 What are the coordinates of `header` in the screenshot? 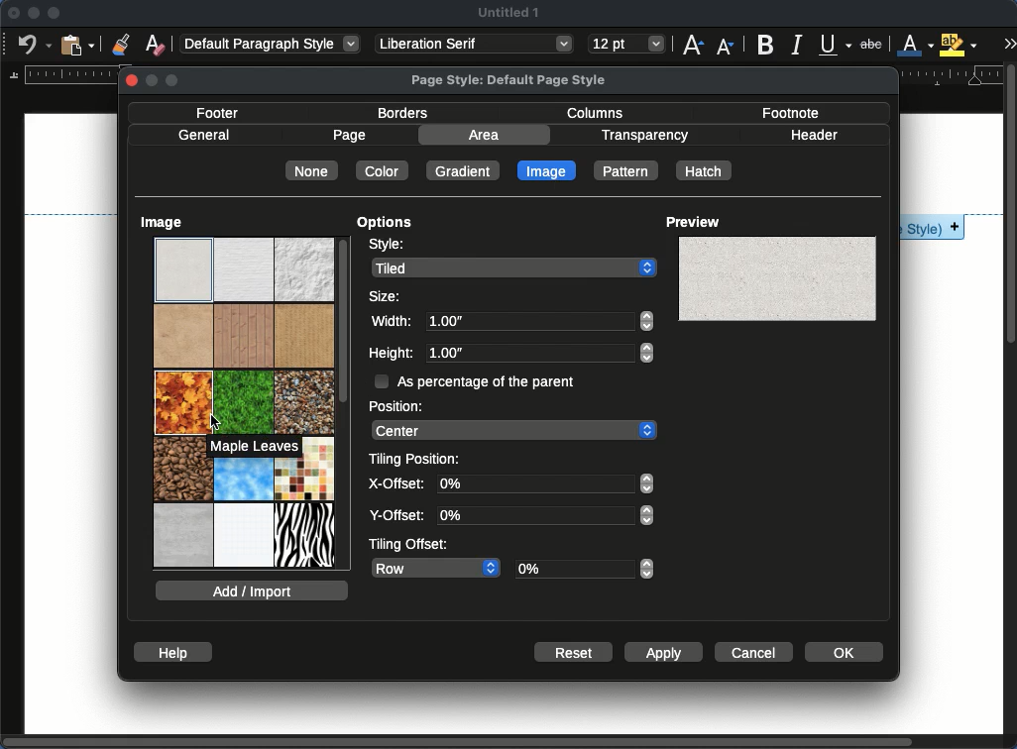 It's located at (814, 135).